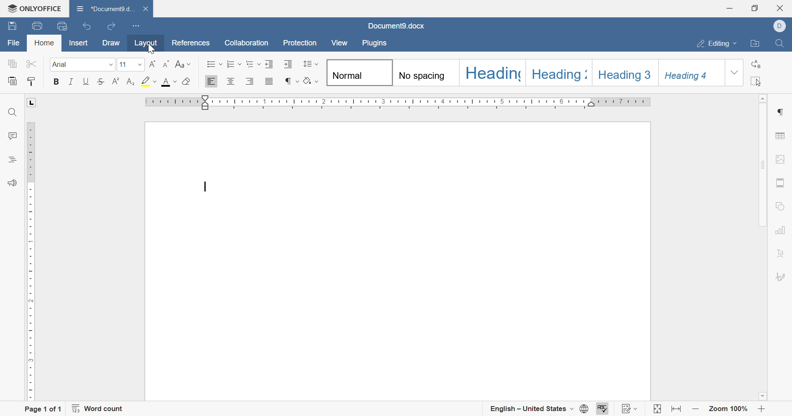  What do you see at coordinates (113, 27) in the screenshot?
I see `redo` at bounding box center [113, 27].